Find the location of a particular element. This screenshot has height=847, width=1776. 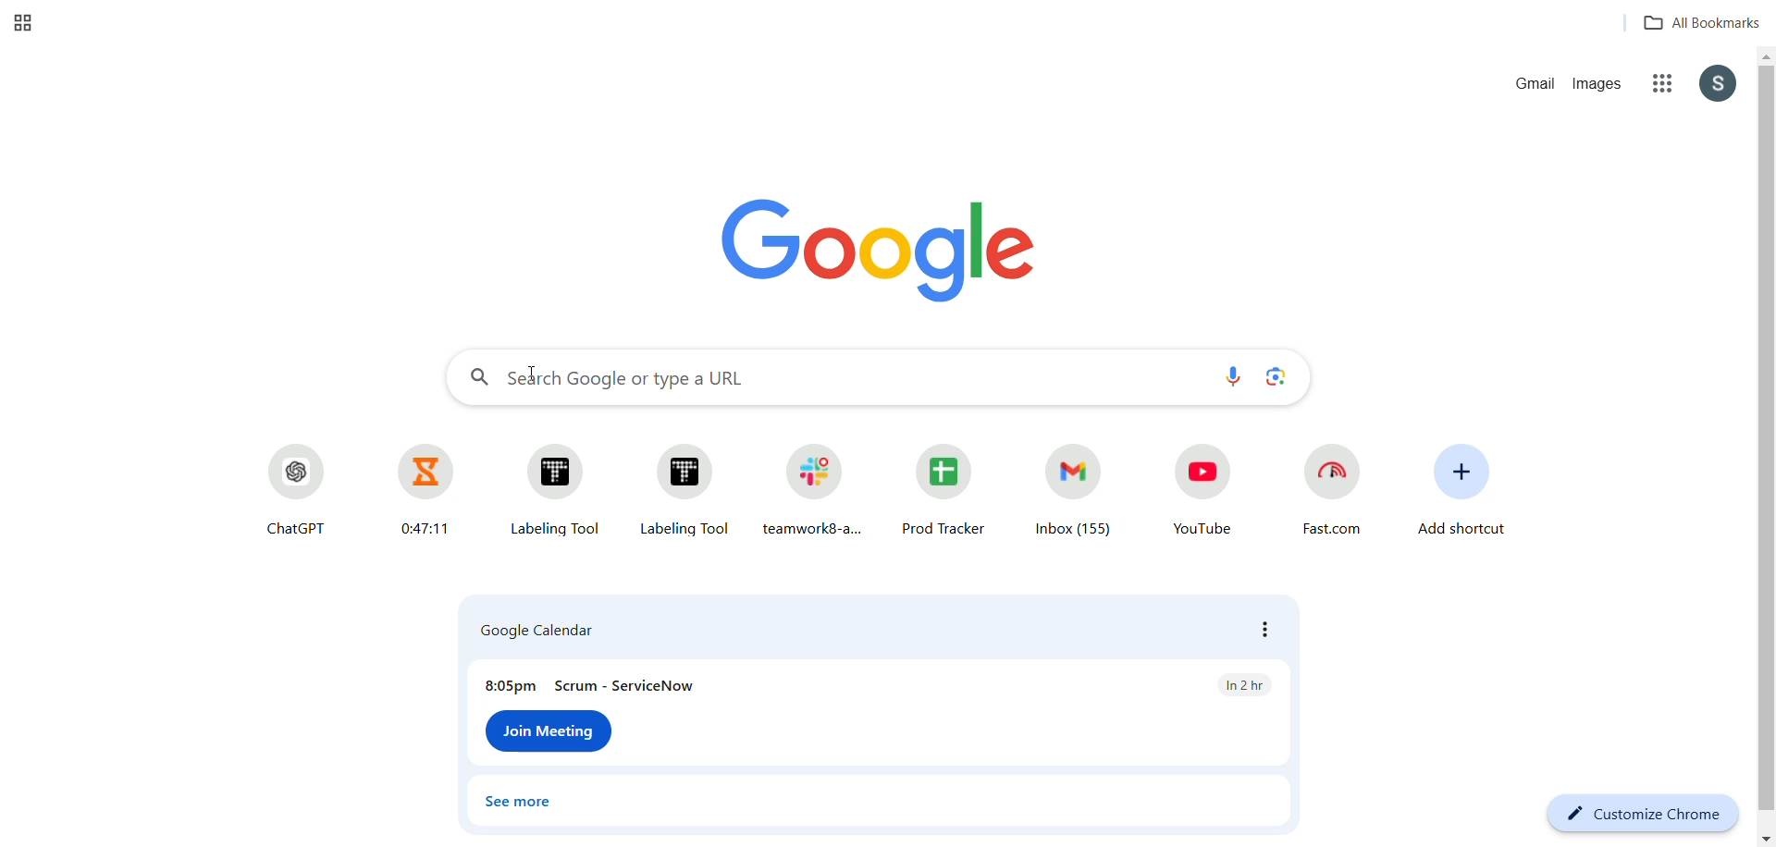

meeting link is located at coordinates (549, 731).